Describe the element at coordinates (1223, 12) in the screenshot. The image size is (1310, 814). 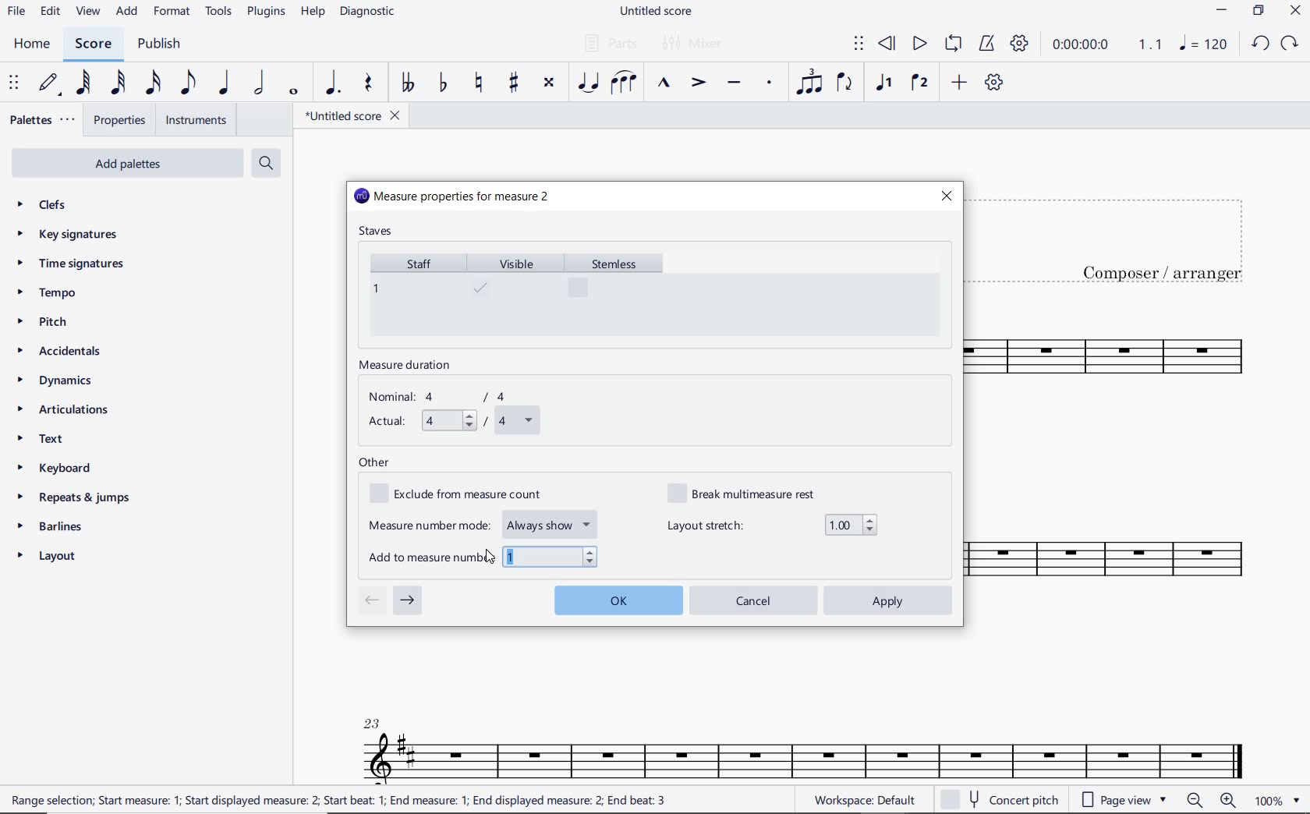
I see `MINIMIZE` at that location.